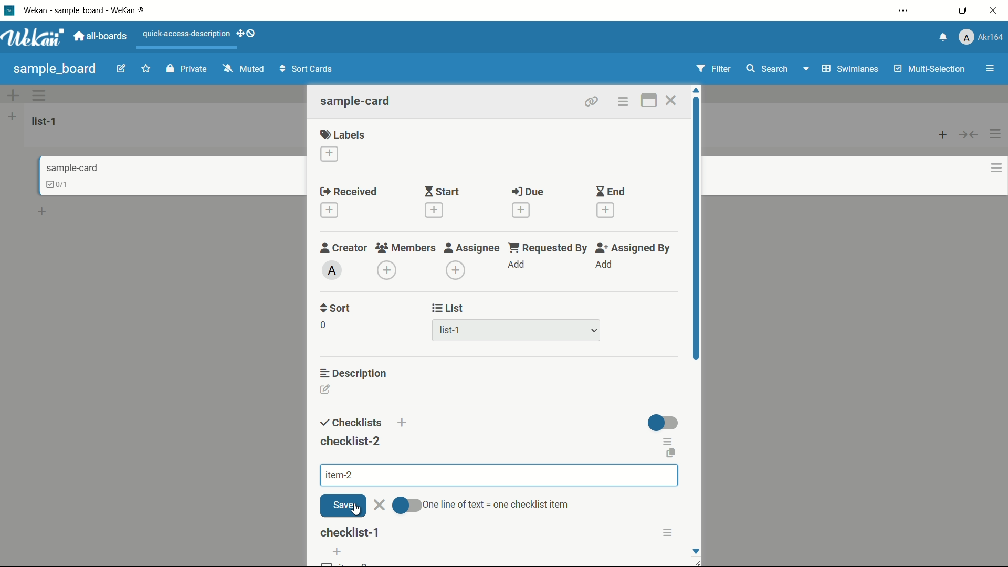  I want to click on toggle button, so click(408, 506).